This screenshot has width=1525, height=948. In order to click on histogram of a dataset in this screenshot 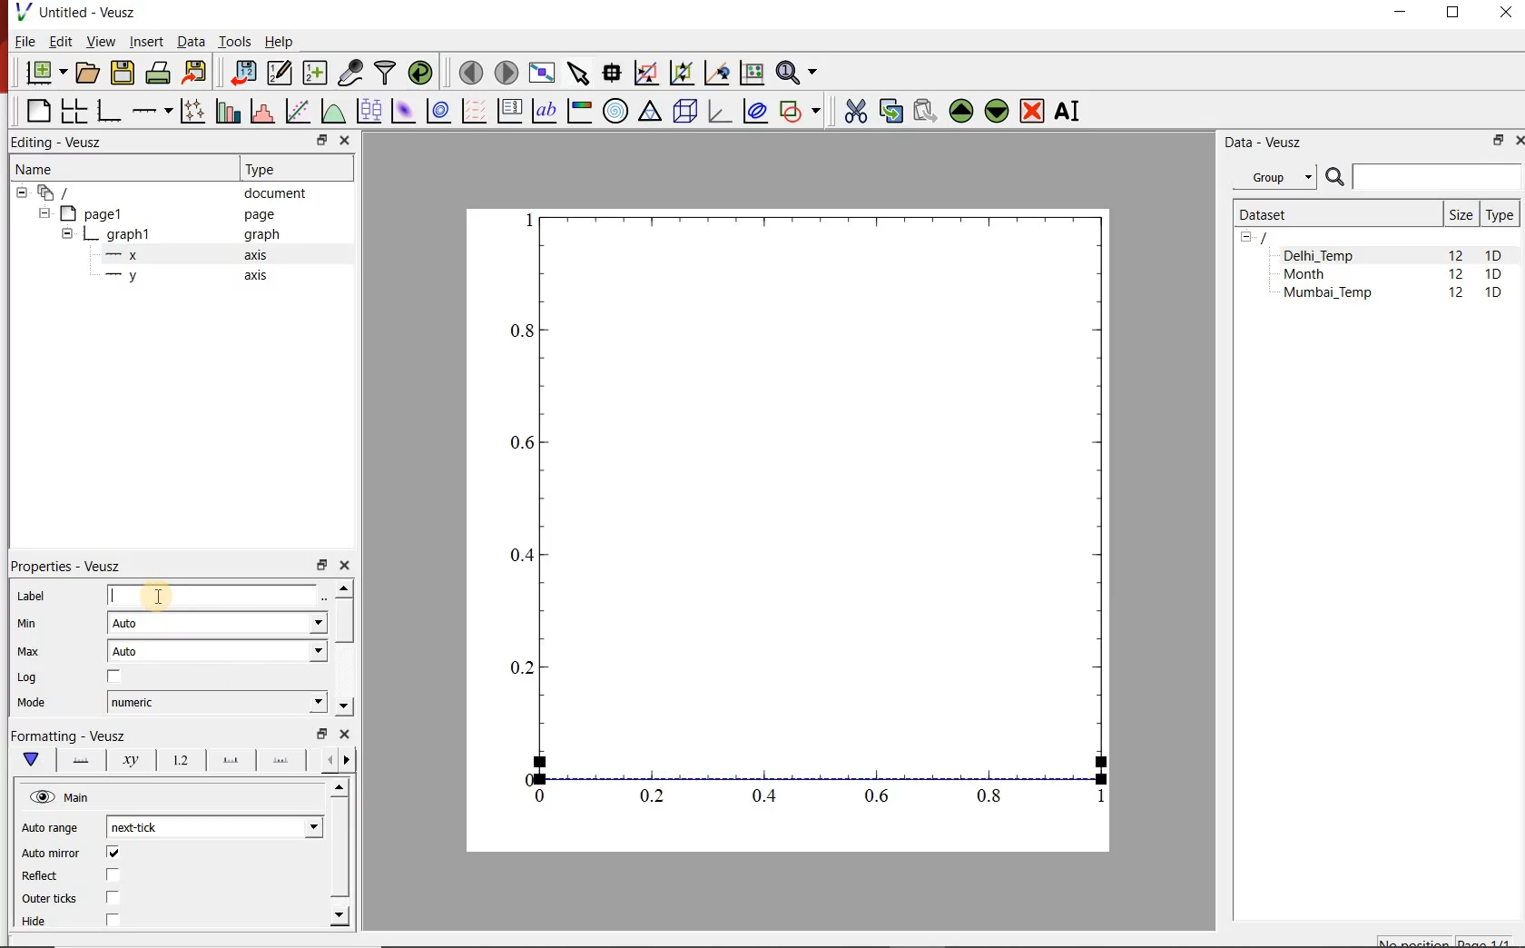, I will do `click(261, 111)`.